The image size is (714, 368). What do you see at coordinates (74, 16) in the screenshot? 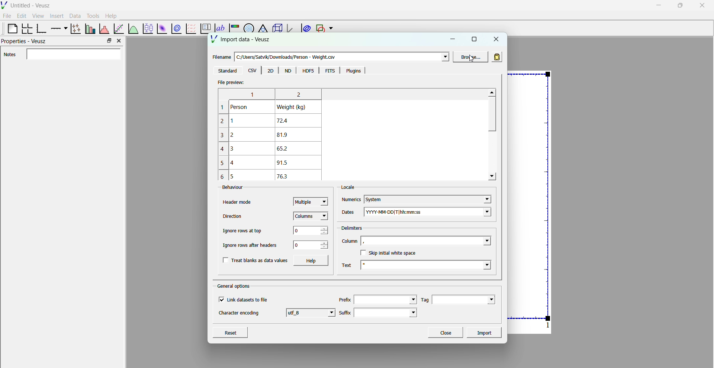
I see `data` at bounding box center [74, 16].